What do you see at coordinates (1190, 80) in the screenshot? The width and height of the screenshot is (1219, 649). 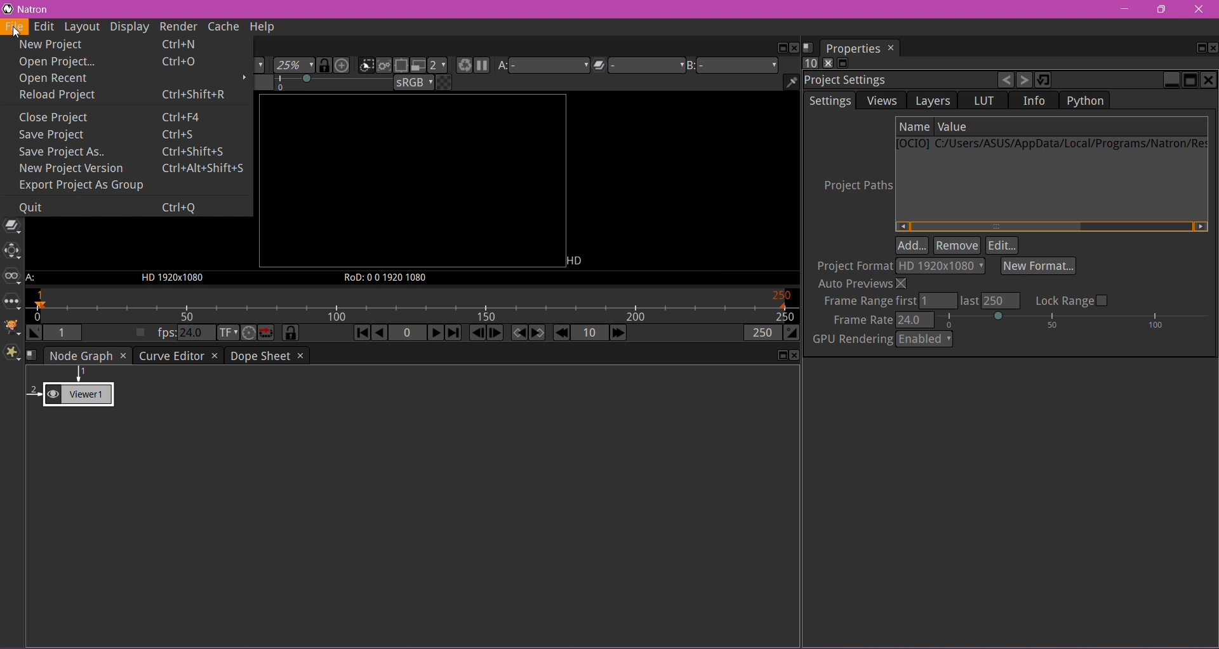 I see `Maximize` at bounding box center [1190, 80].